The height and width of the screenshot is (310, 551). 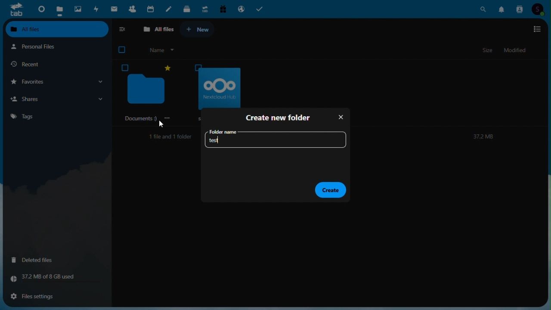 I want to click on All files, so click(x=55, y=29).